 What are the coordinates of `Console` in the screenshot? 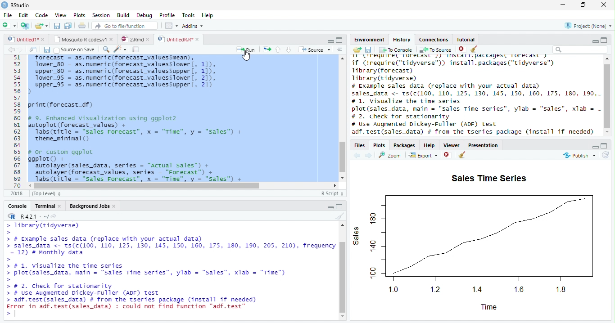 It's located at (18, 206).